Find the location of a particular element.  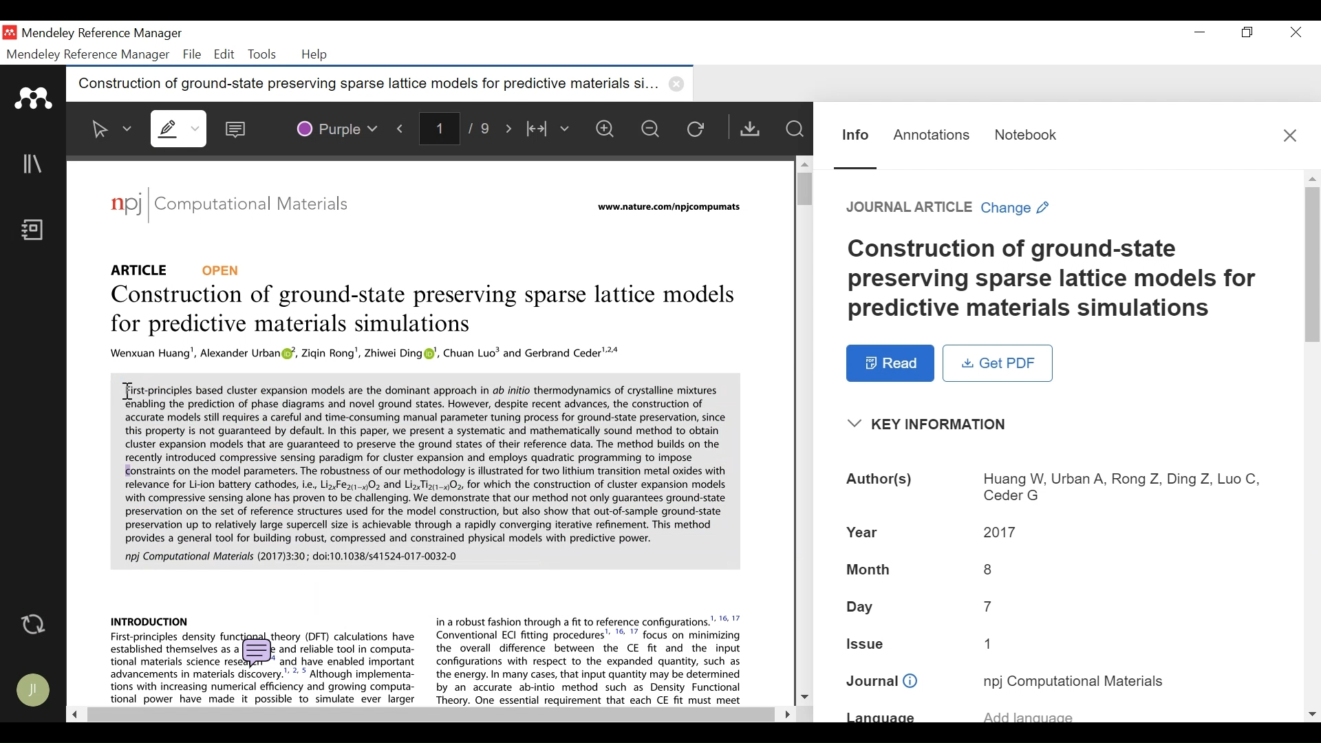

Mendeley Reference Manager is located at coordinates (89, 55).